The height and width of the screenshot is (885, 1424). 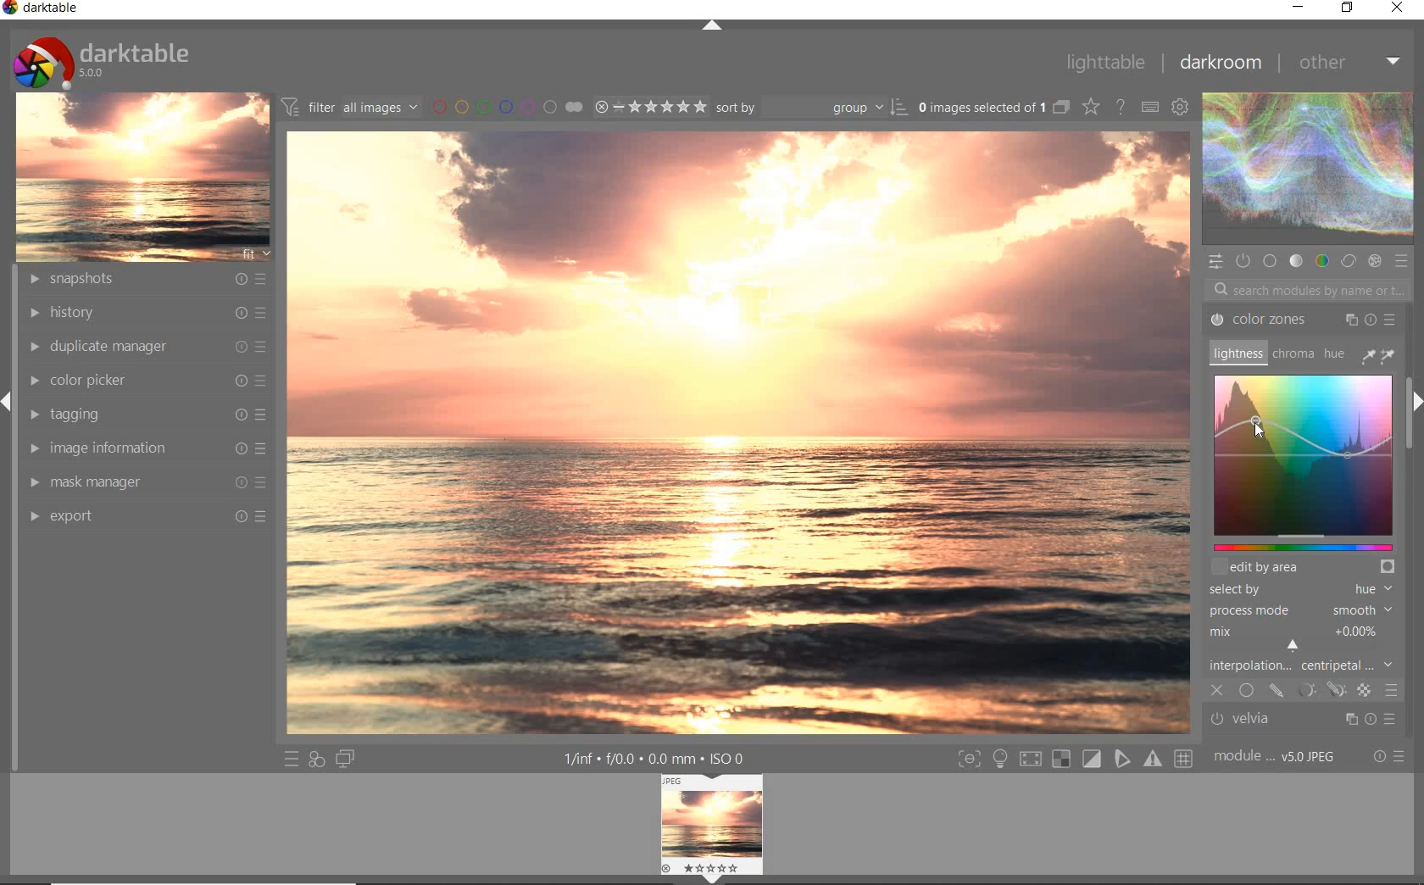 What do you see at coordinates (712, 26) in the screenshot?
I see `EXPAND/COLLAPSE` at bounding box center [712, 26].